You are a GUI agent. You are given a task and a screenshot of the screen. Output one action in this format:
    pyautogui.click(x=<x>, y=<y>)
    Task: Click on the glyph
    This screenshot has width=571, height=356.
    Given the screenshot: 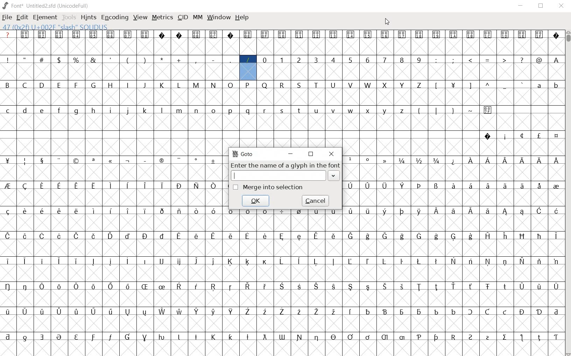 What is the action you would take?
    pyautogui.click(x=25, y=236)
    